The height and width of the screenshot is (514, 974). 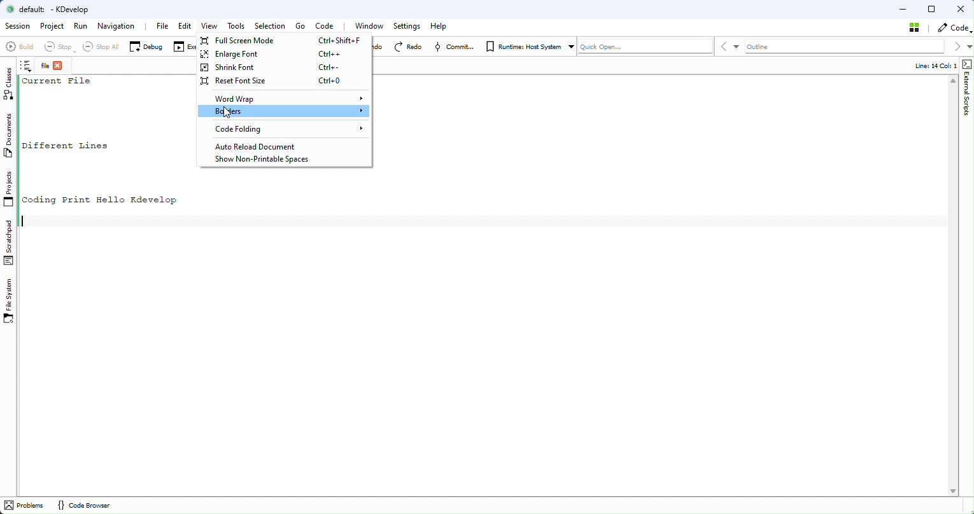 I want to click on default KDevelop, so click(x=53, y=10).